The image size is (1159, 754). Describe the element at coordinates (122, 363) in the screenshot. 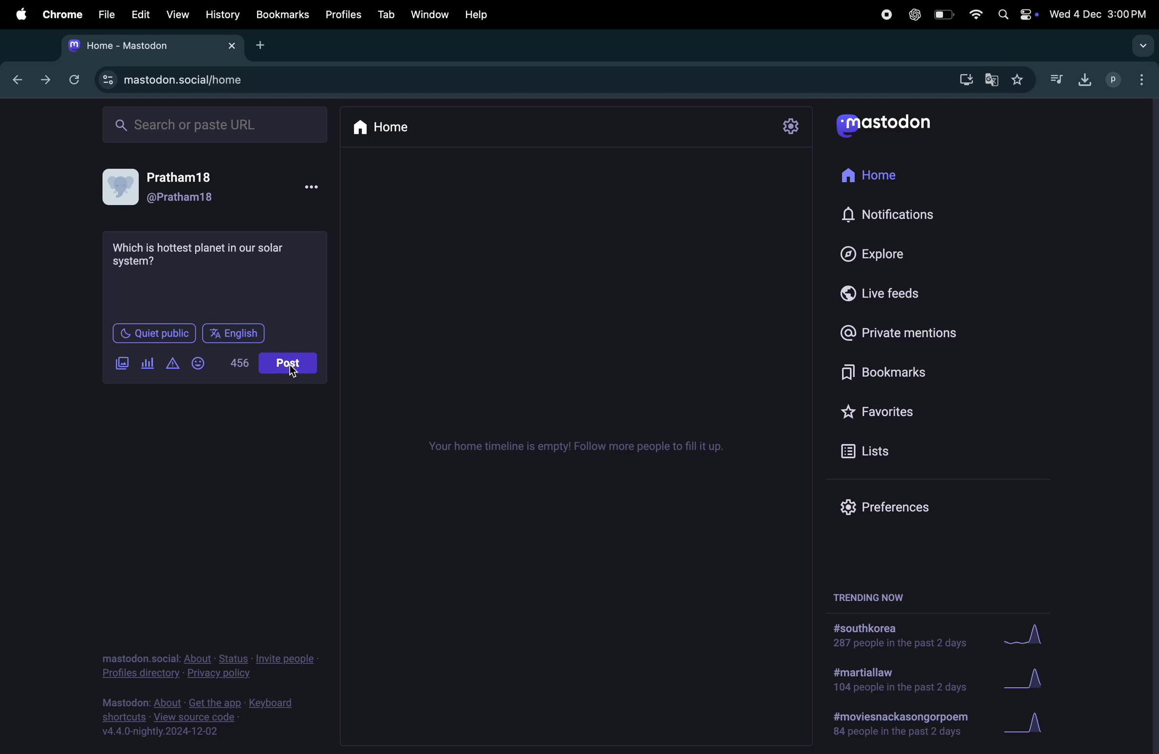

I see `images` at that location.